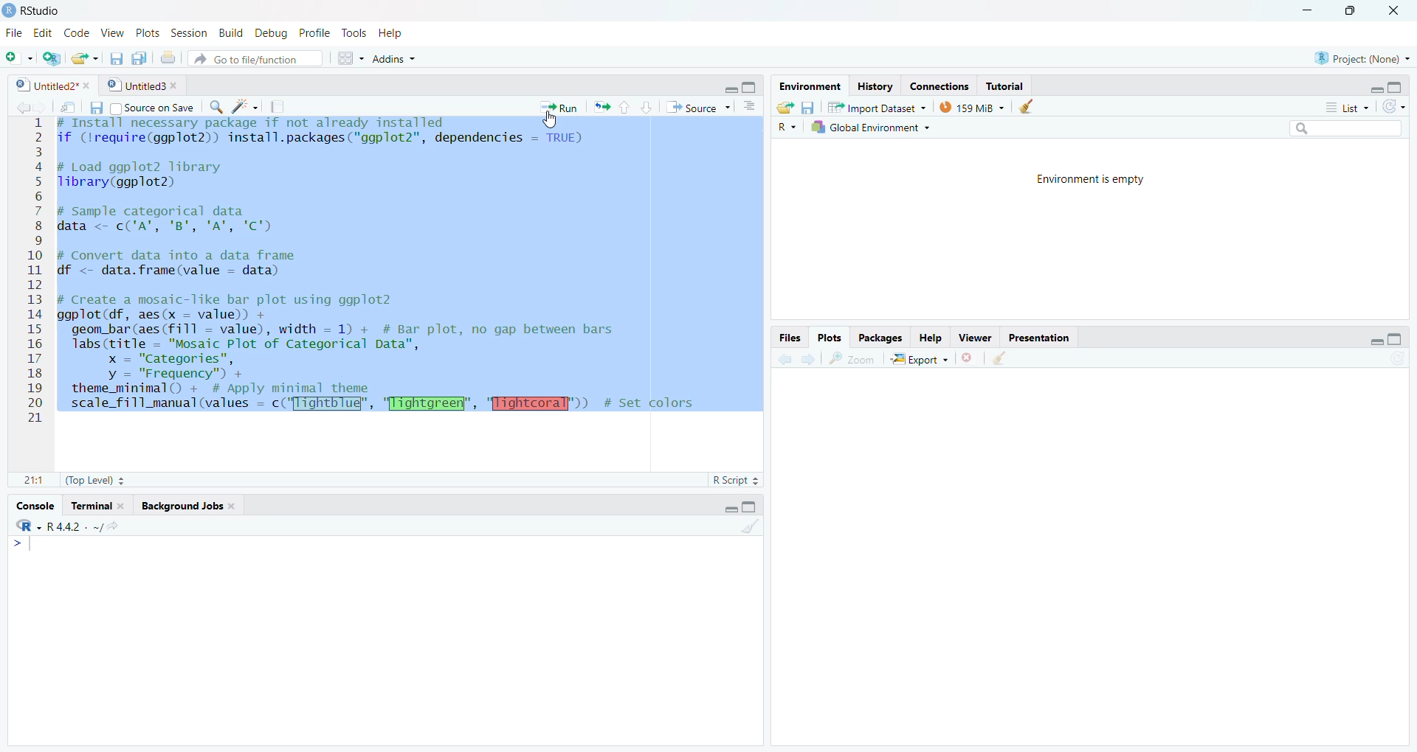  What do you see at coordinates (190, 35) in the screenshot?
I see `Session` at bounding box center [190, 35].